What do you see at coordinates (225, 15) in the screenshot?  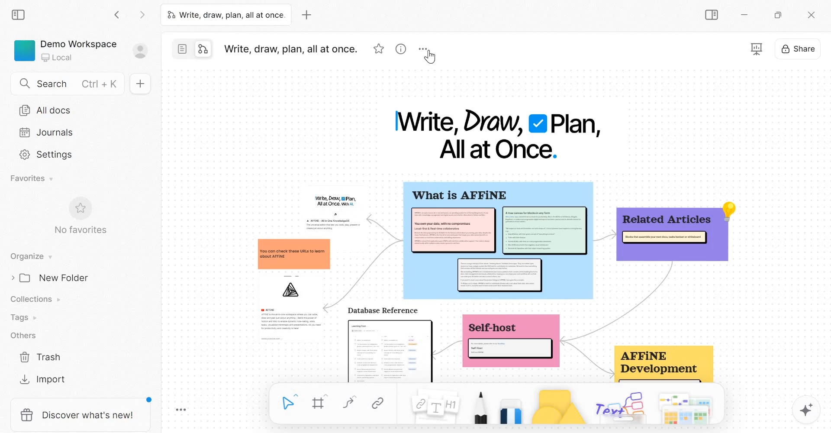 I see `Write, draw, plan, all at once` at bounding box center [225, 15].